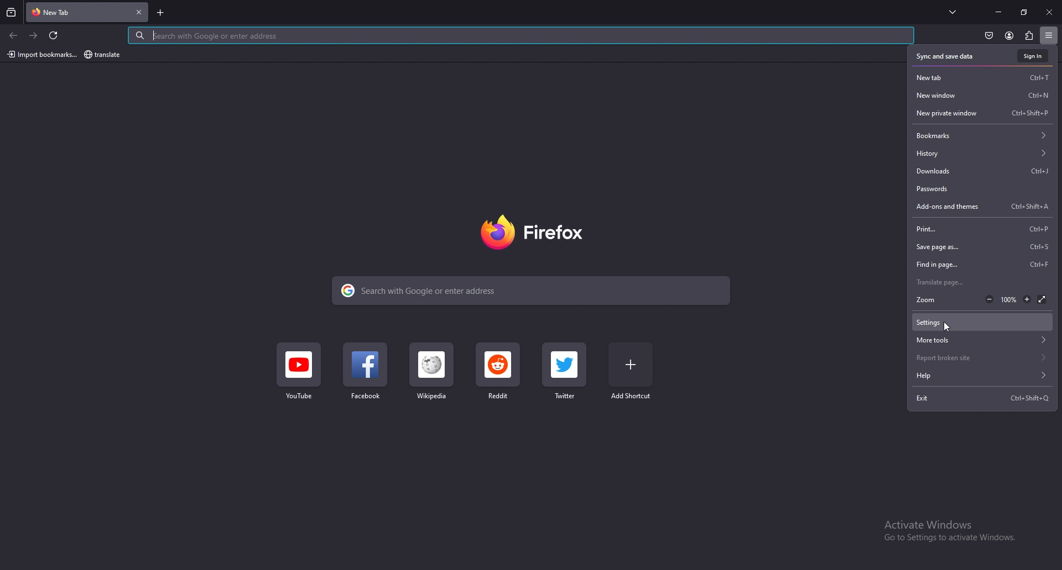 Image resolution: width=1062 pixels, height=570 pixels. Describe the element at coordinates (41, 54) in the screenshot. I see `import bookmark` at that location.